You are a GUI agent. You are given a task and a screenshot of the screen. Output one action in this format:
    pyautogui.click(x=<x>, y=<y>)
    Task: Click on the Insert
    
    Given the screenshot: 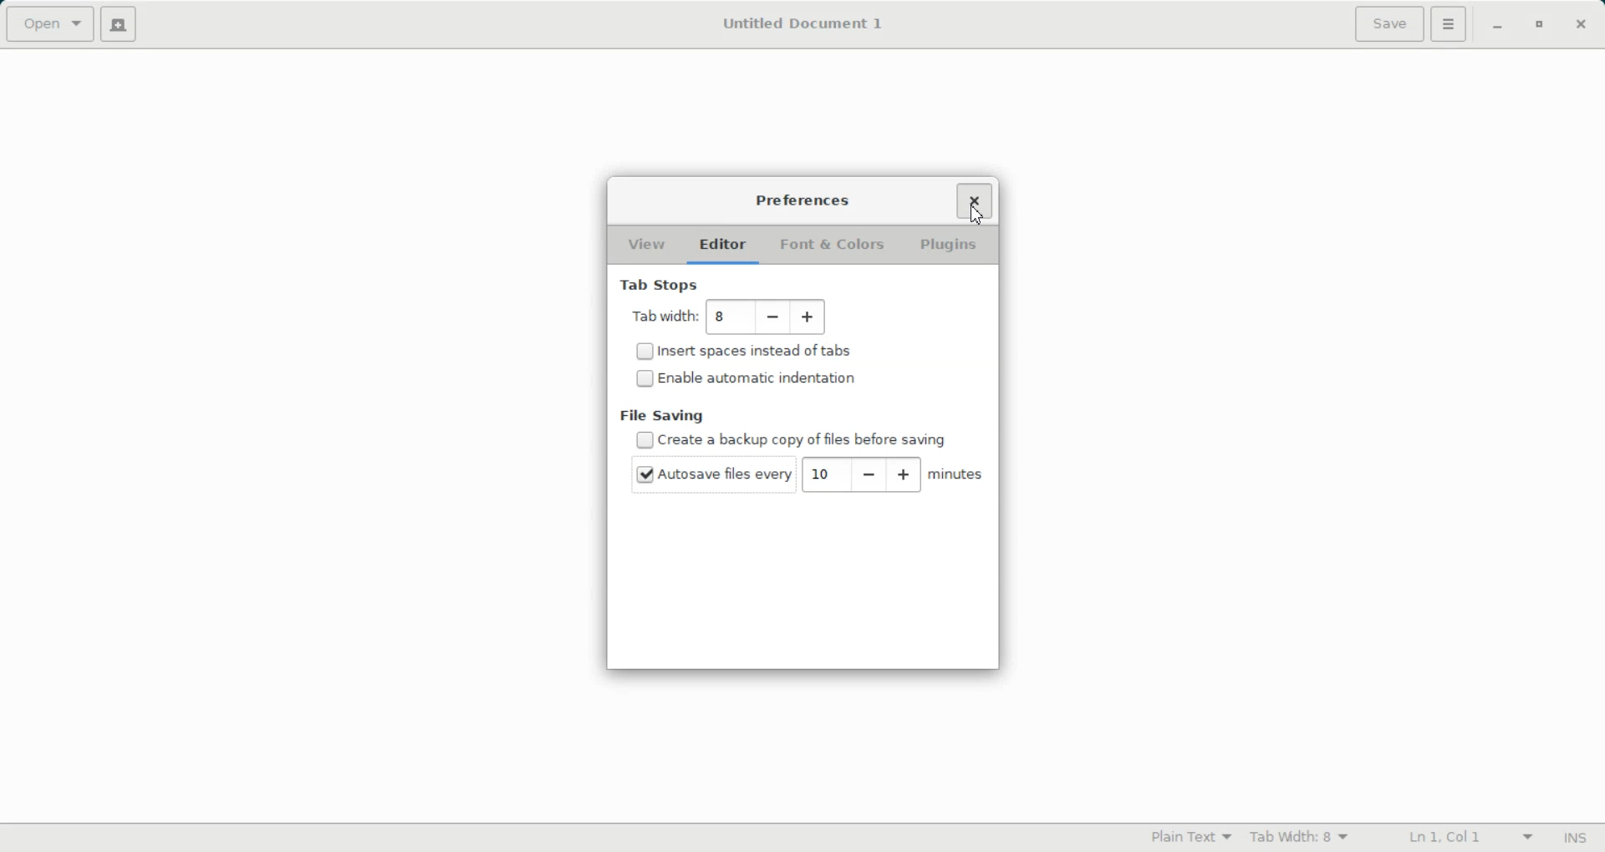 What is the action you would take?
    pyautogui.click(x=1574, y=839)
    